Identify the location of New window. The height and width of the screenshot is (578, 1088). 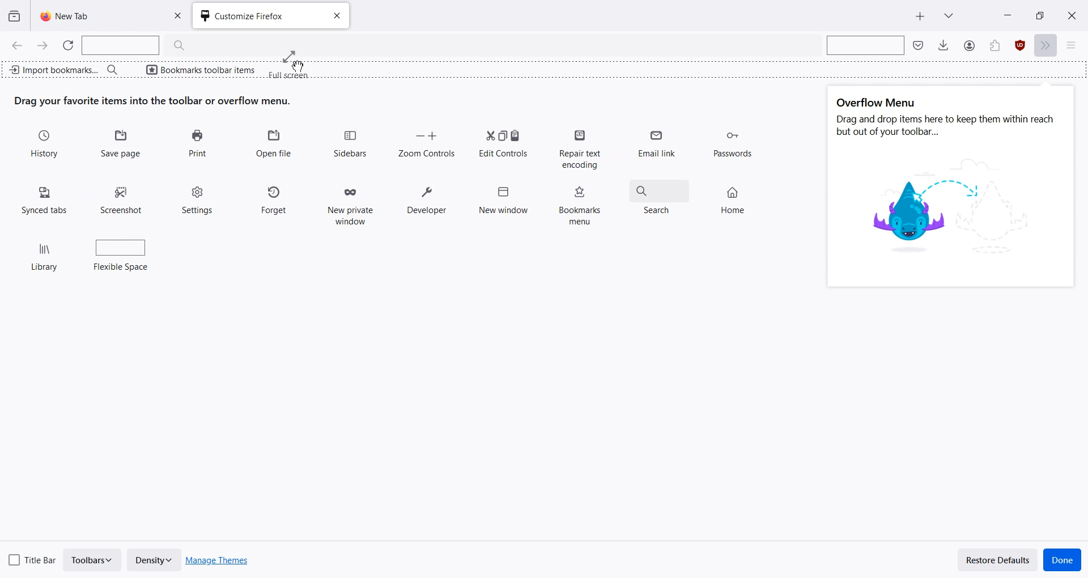
(503, 197).